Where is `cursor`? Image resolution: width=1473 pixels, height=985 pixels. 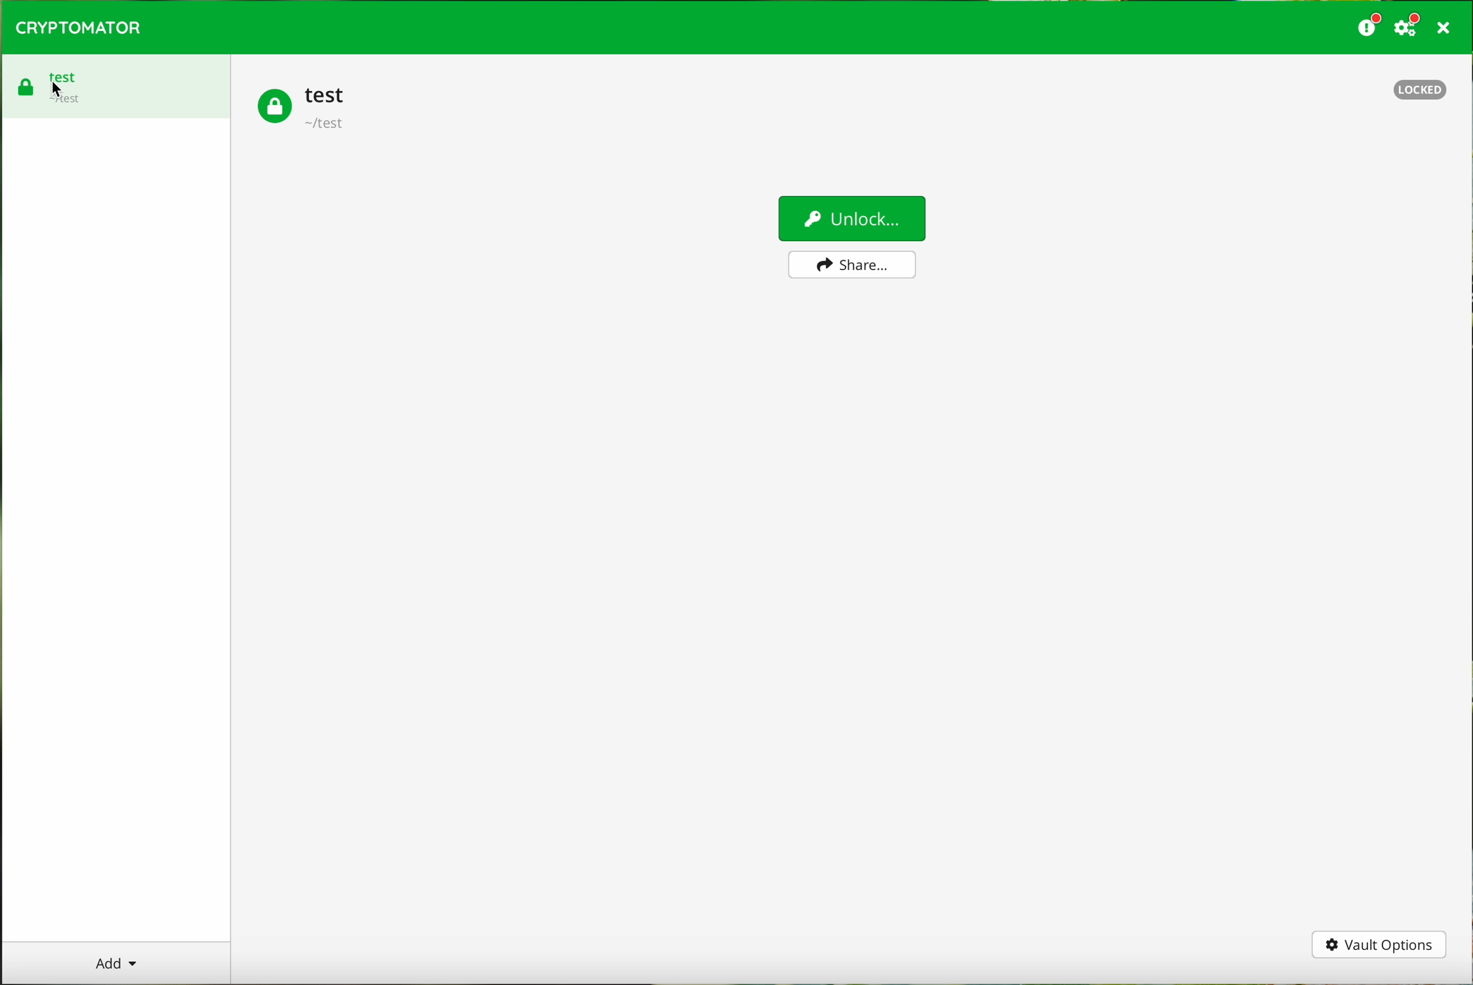
cursor is located at coordinates (58, 85).